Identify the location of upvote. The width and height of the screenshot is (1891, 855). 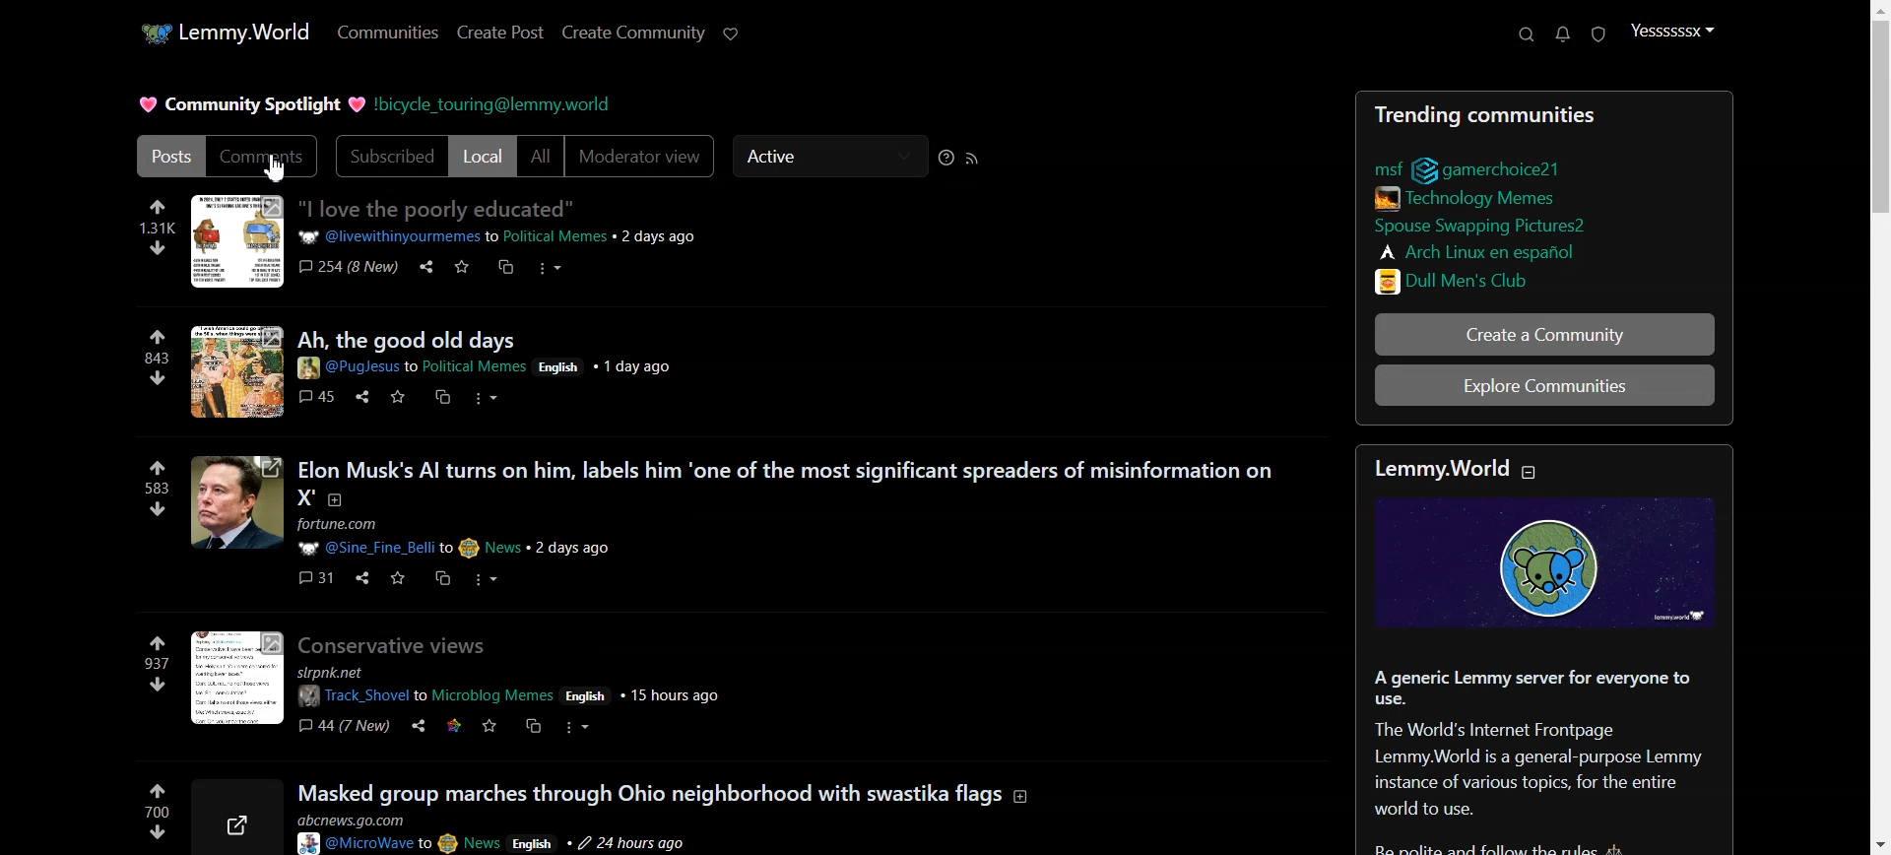
(157, 471).